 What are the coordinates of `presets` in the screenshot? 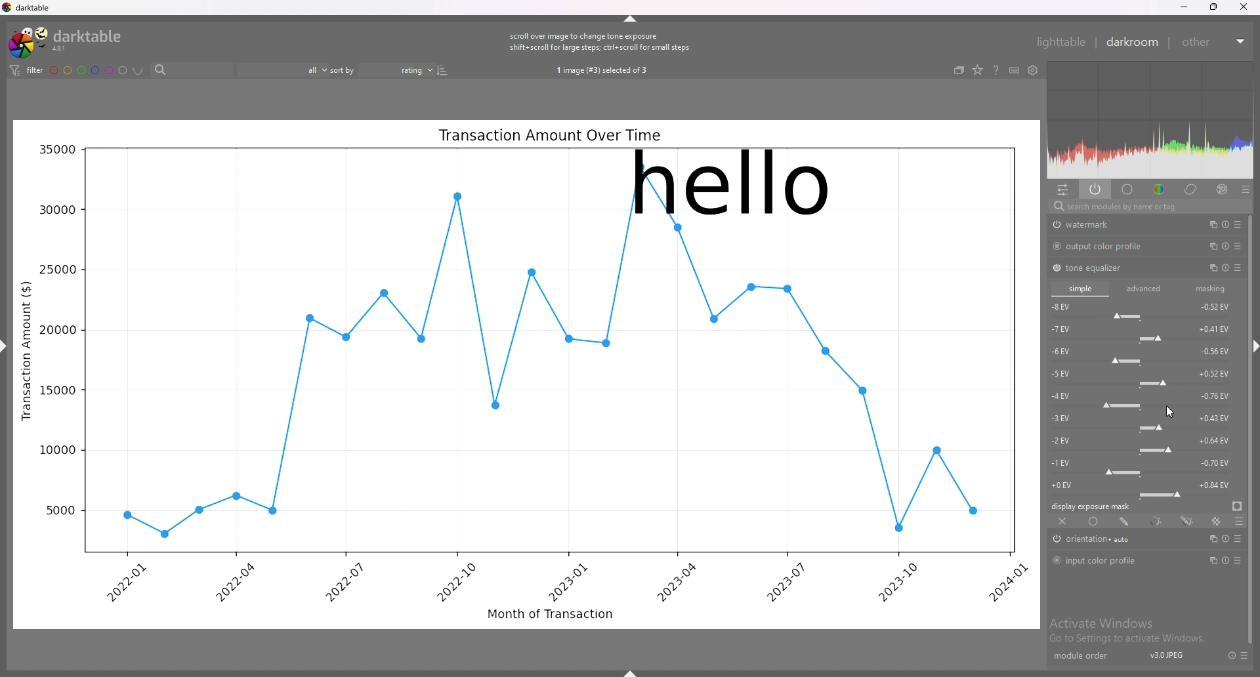 It's located at (1245, 189).